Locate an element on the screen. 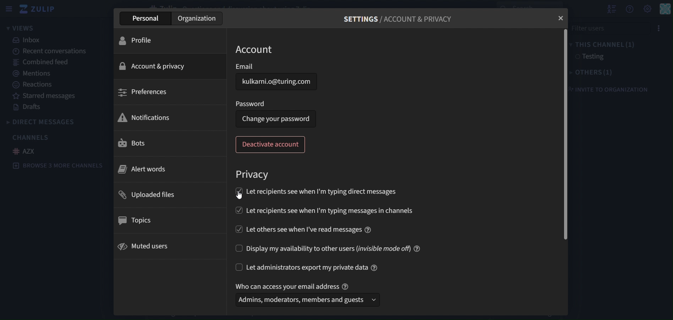  inbox is located at coordinates (34, 40).